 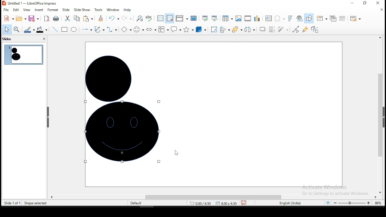 What do you see at coordinates (163, 30) in the screenshot?
I see `flowchart` at bounding box center [163, 30].